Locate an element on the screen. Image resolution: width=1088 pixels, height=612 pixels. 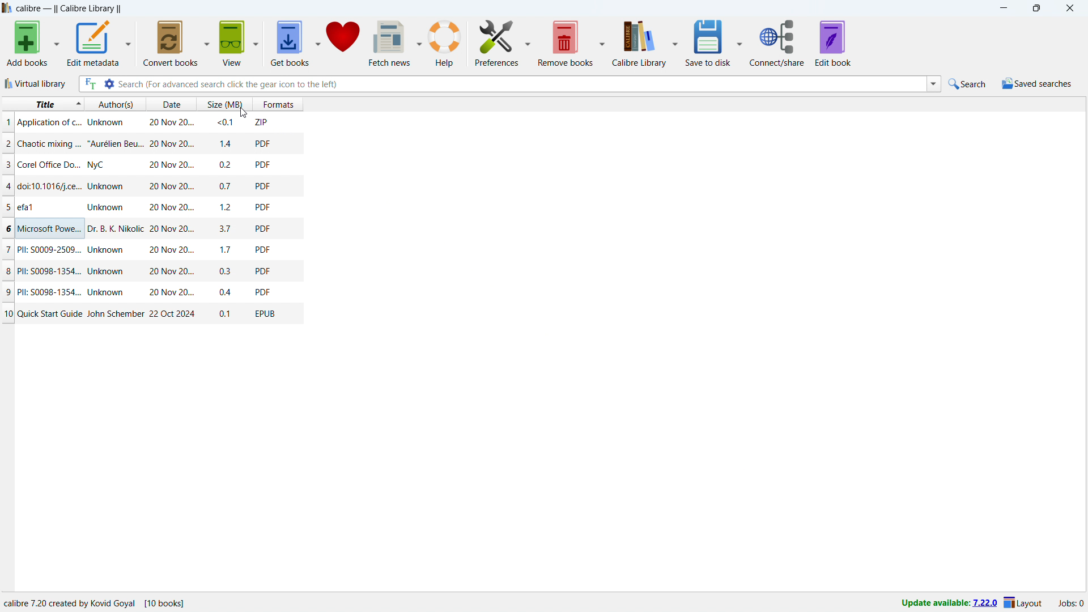
author is located at coordinates (107, 122).